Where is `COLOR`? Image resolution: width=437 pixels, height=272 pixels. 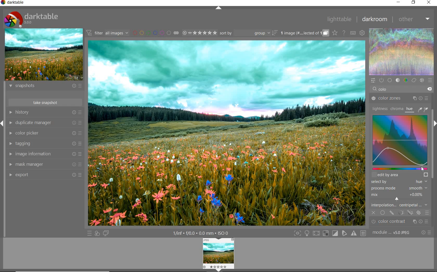 COLOR is located at coordinates (389, 90).